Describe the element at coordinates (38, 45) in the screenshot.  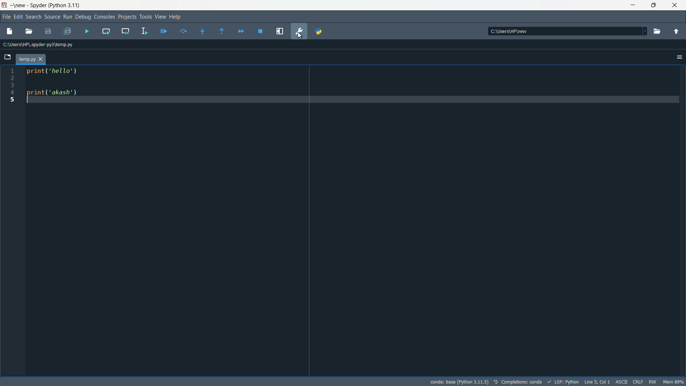
I see `directory` at that location.